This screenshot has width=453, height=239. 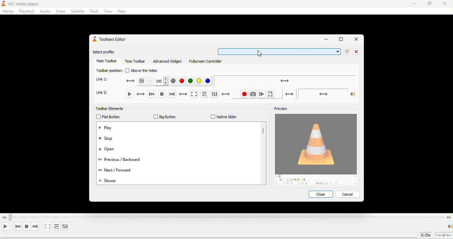 I want to click on subtitle, so click(x=78, y=12).